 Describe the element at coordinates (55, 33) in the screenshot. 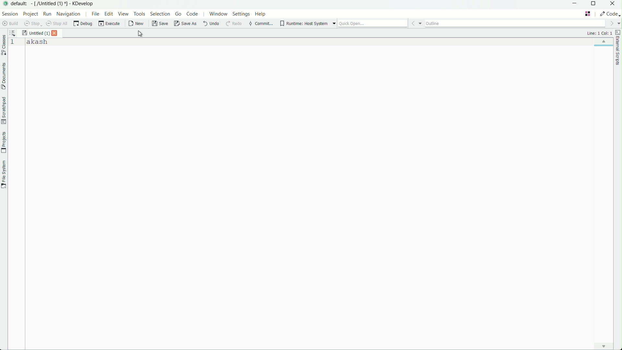

I see `close file` at that location.